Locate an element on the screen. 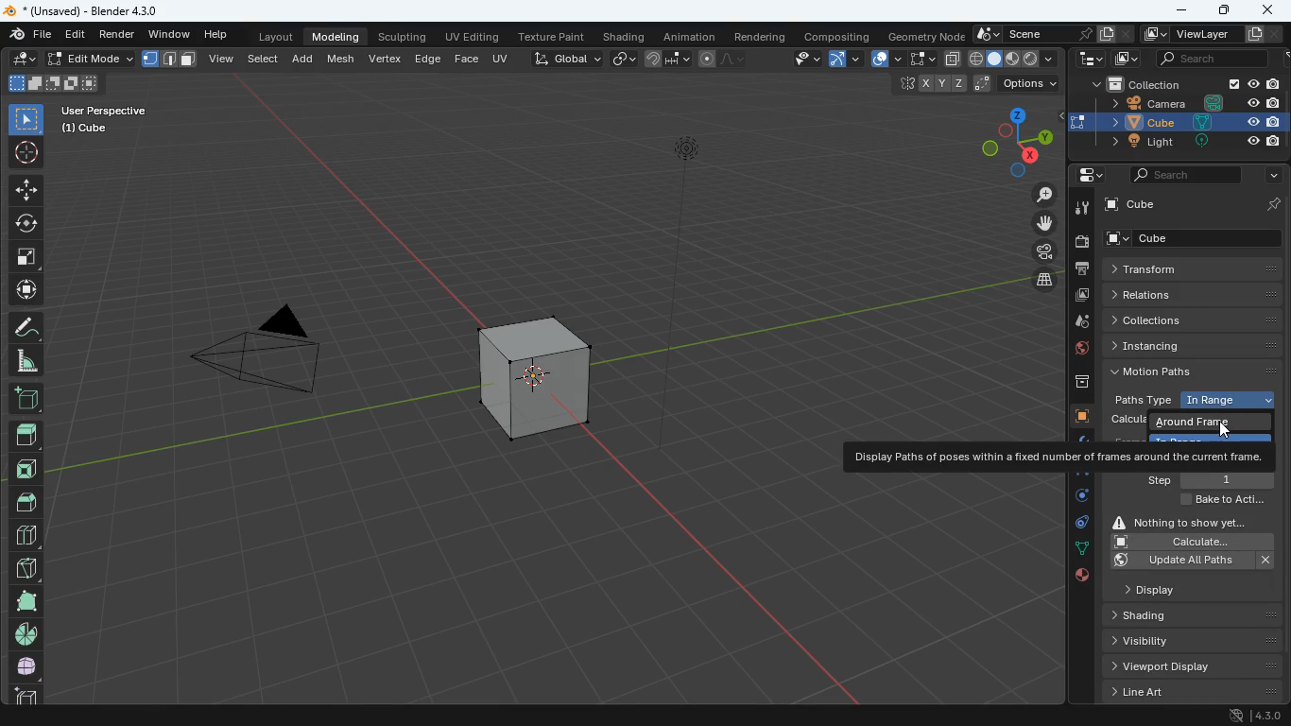 Image resolution: width=1291 pixels, height=726 pixels. roof is located at coordinates (28, 502).